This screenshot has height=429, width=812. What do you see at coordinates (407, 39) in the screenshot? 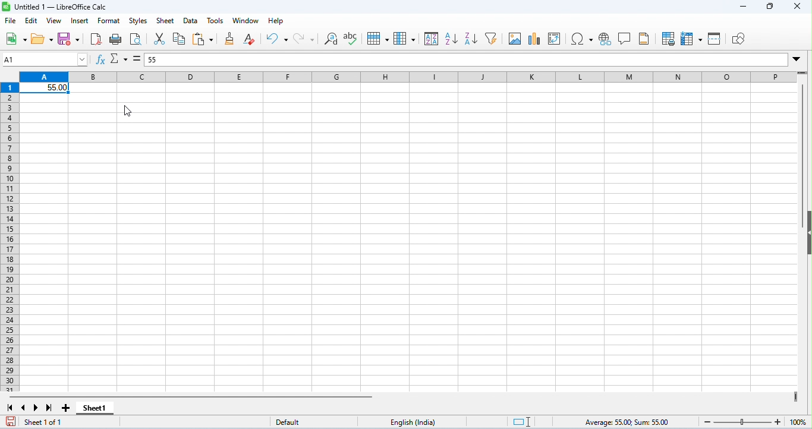
I see `column` at bounding box center [407, 39].